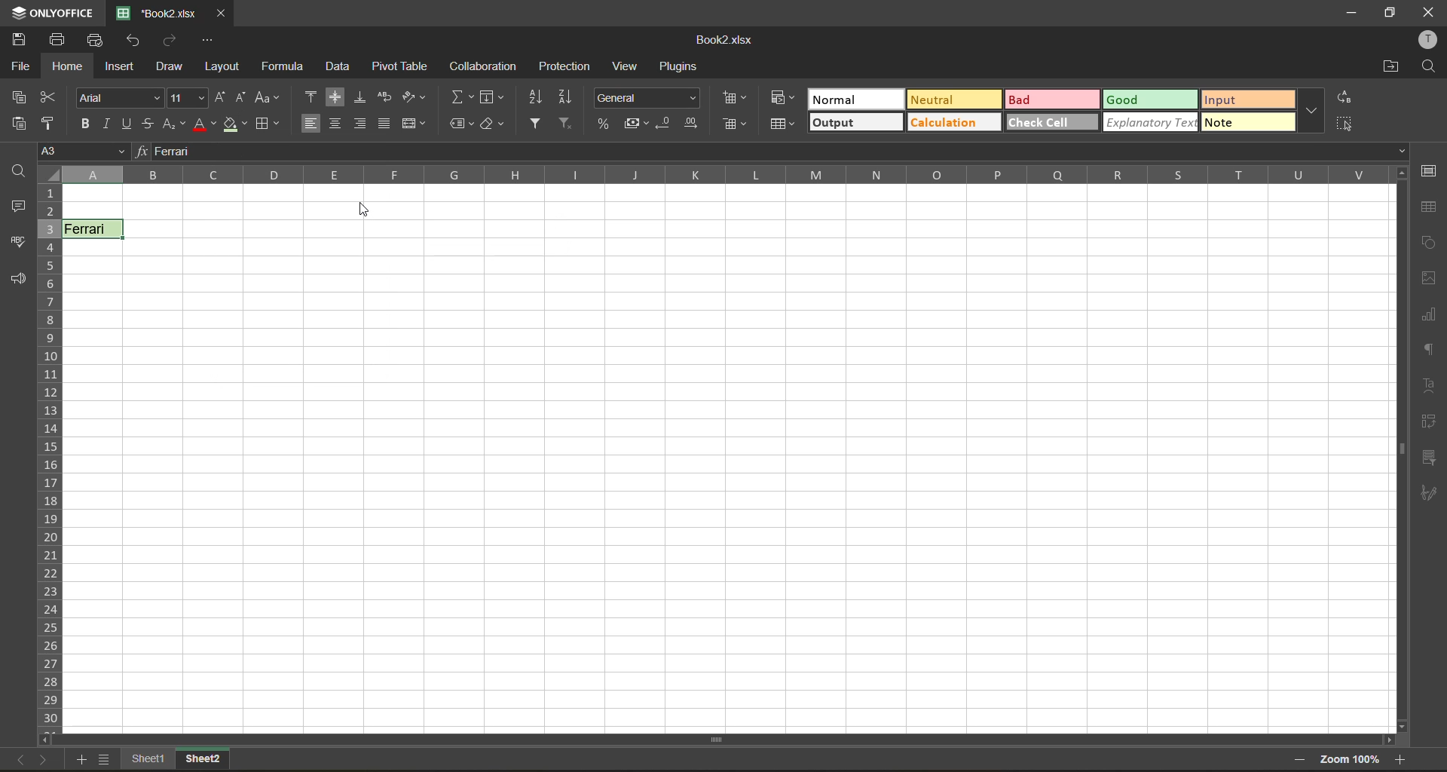  What do you see at coordinates (84, 122) in the screenshot?
I see `bold` at bounding box center [84, 122].